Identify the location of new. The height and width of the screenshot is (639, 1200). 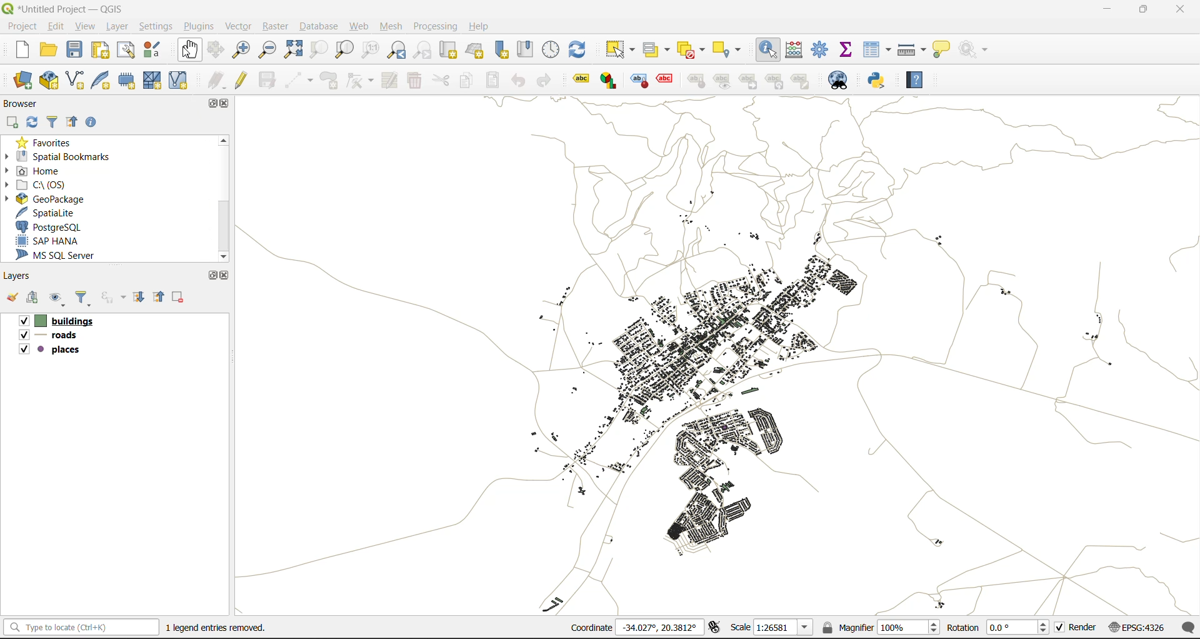
(16, 50).